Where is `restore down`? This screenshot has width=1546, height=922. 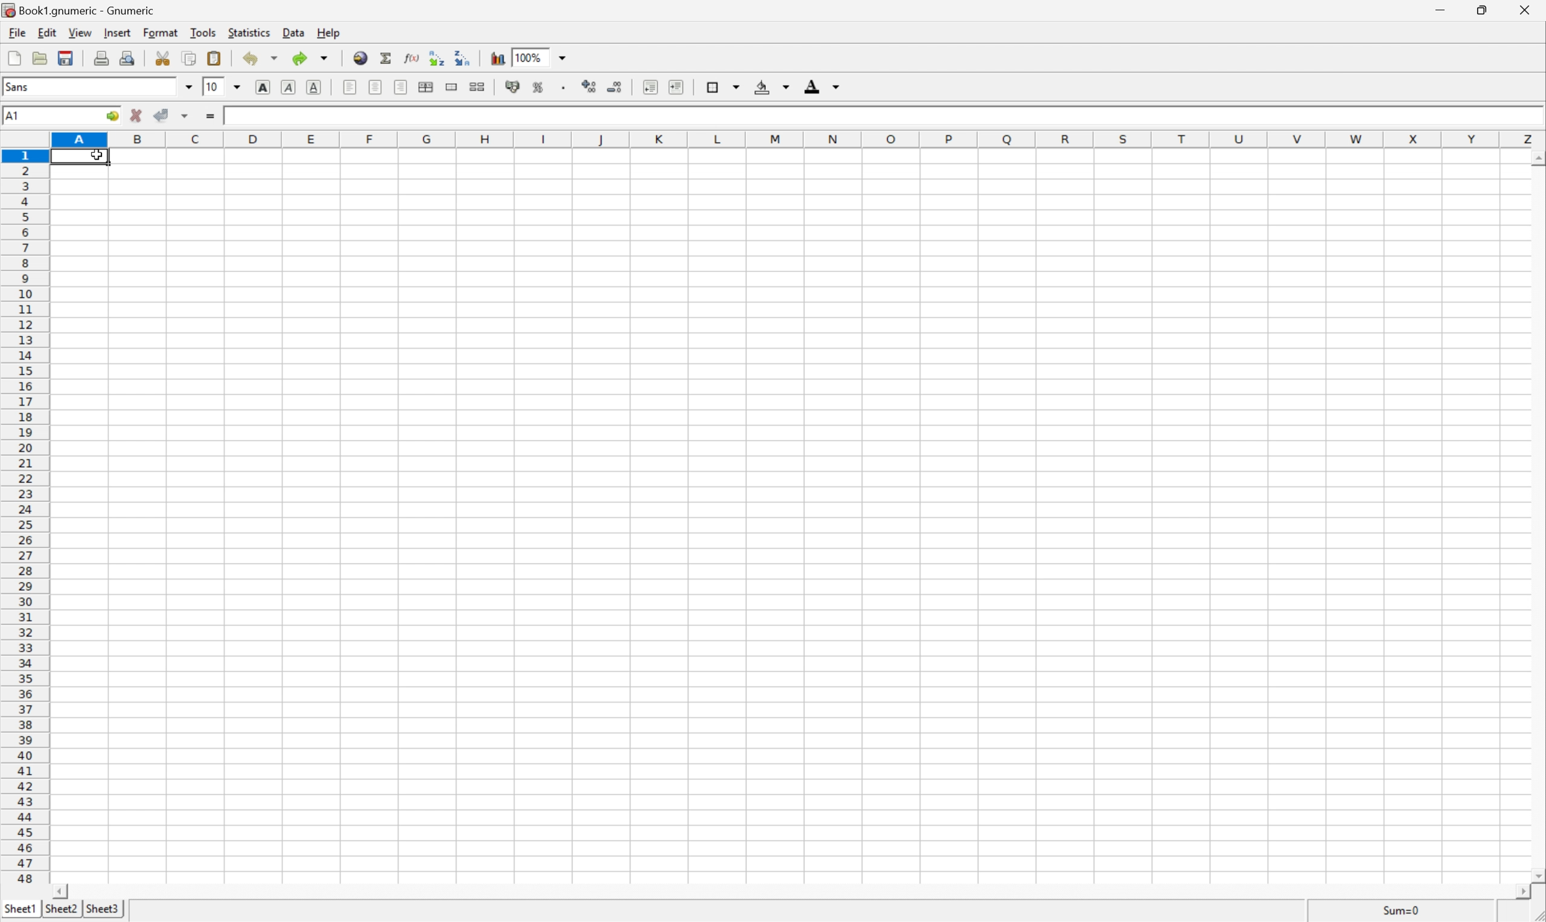
restore down is located at coordinates (1486, 12).